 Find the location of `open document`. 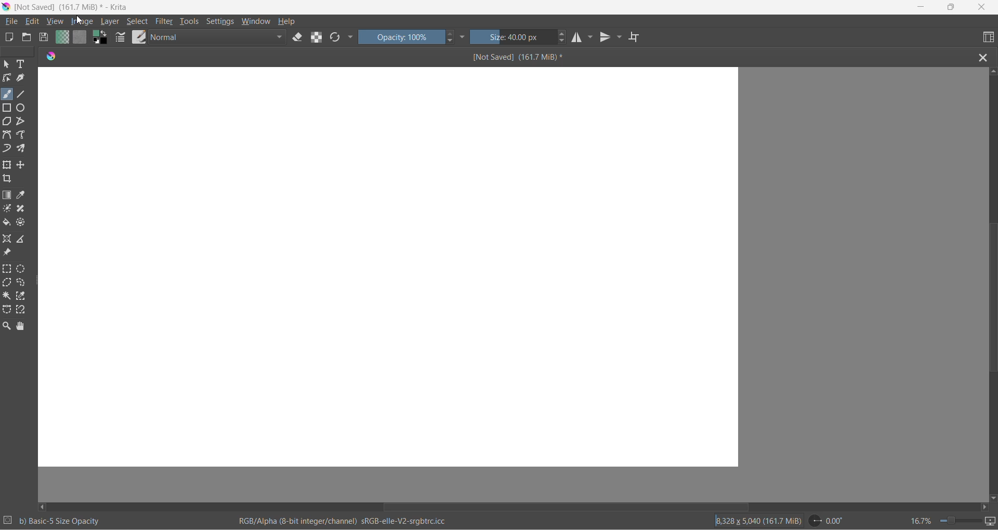

open document is located at coordinates (27, 37).